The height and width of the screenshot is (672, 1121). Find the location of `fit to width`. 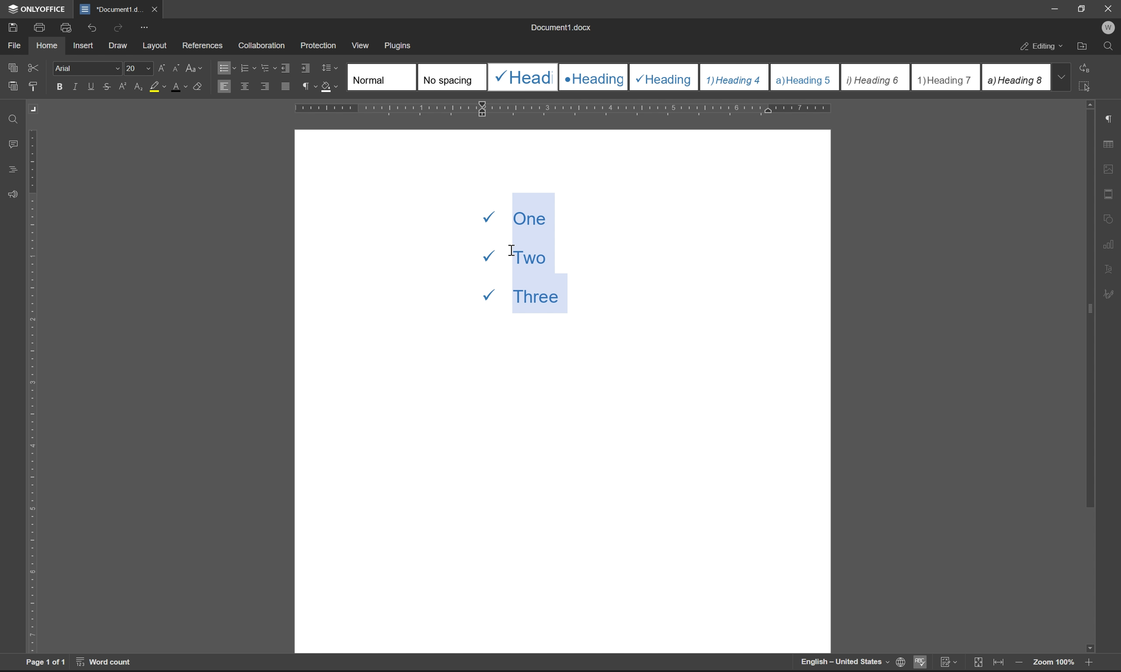

fit to width is located at coordinates (998, 662).